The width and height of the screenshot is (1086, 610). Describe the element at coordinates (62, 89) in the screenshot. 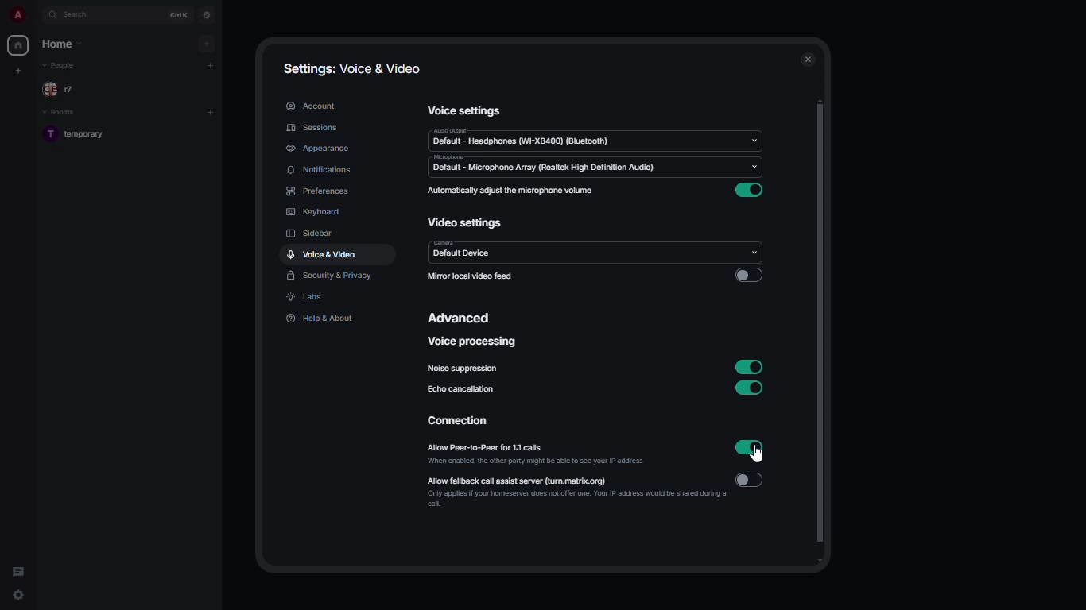

I see `people` at that location.